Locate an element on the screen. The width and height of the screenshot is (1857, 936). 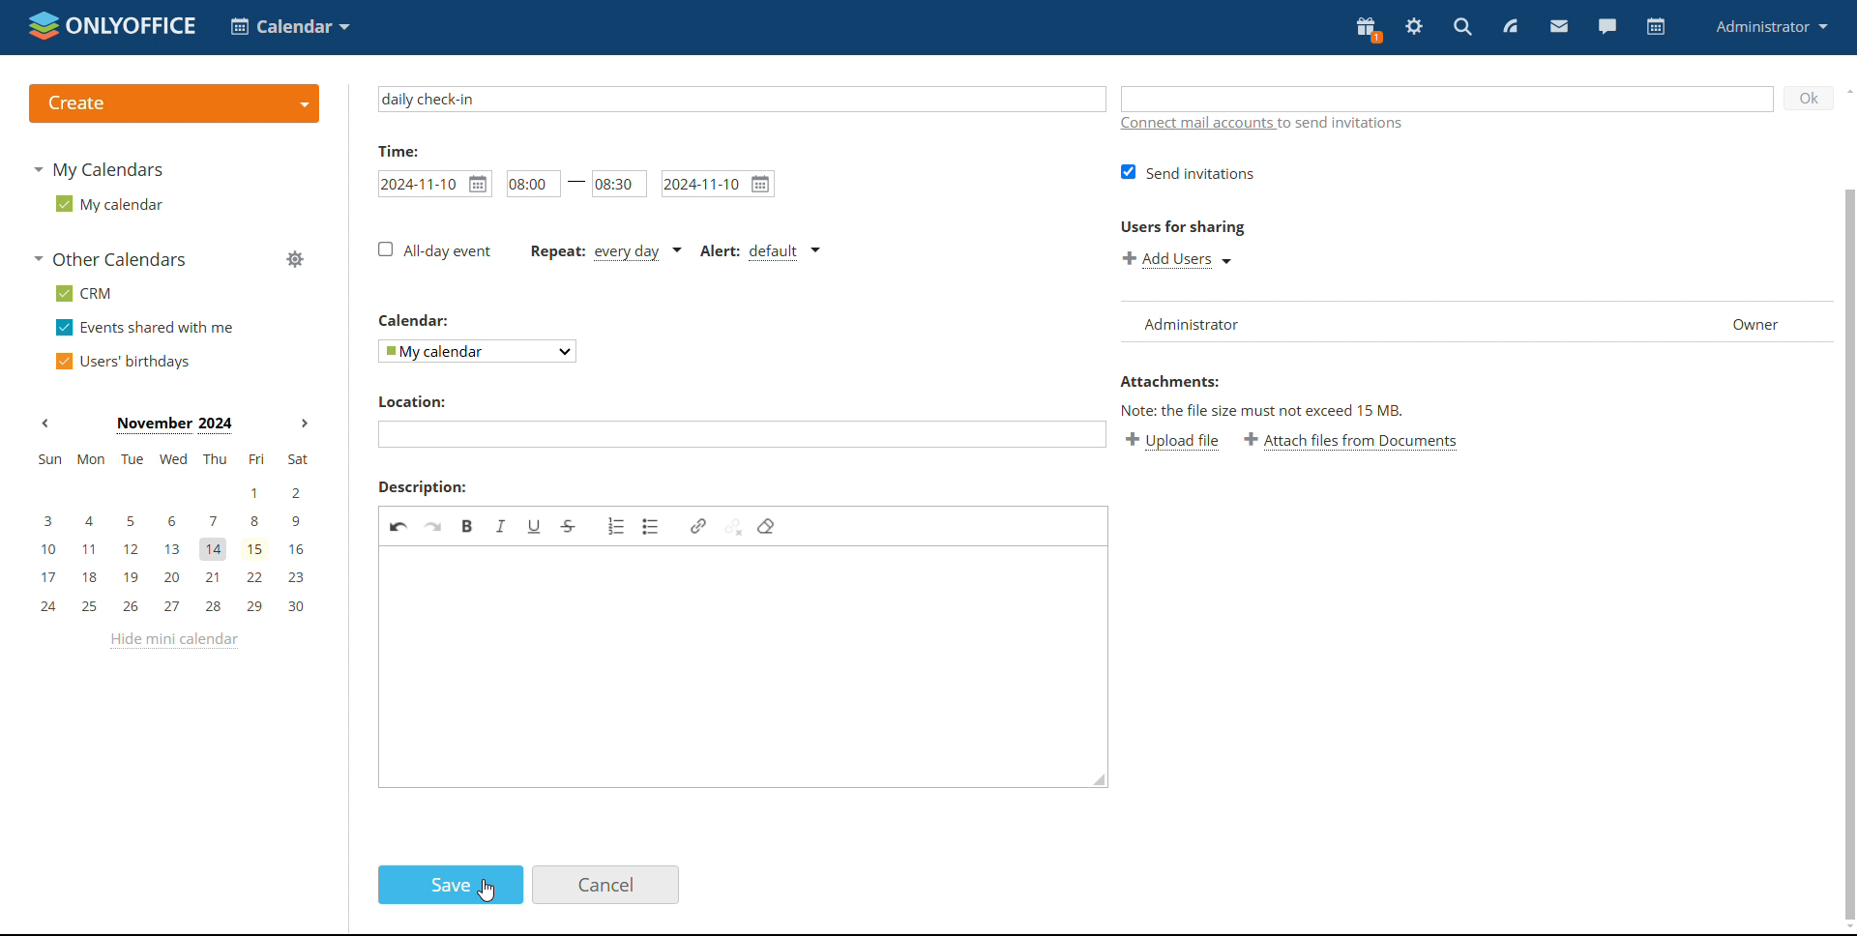
underline is located at coordinates (532, 527).